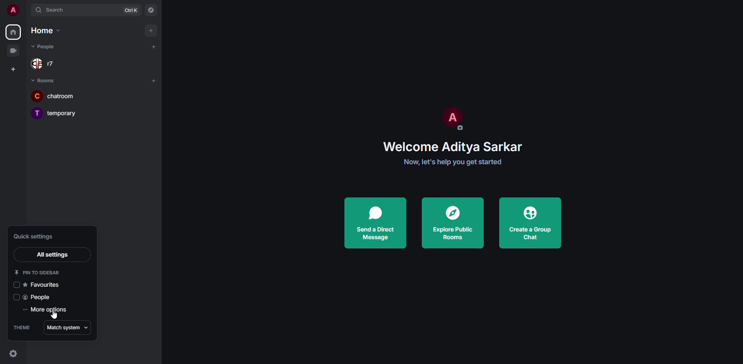  Describe the element at coordinates (57, 112) in the screenshot. I see `room` at that location.